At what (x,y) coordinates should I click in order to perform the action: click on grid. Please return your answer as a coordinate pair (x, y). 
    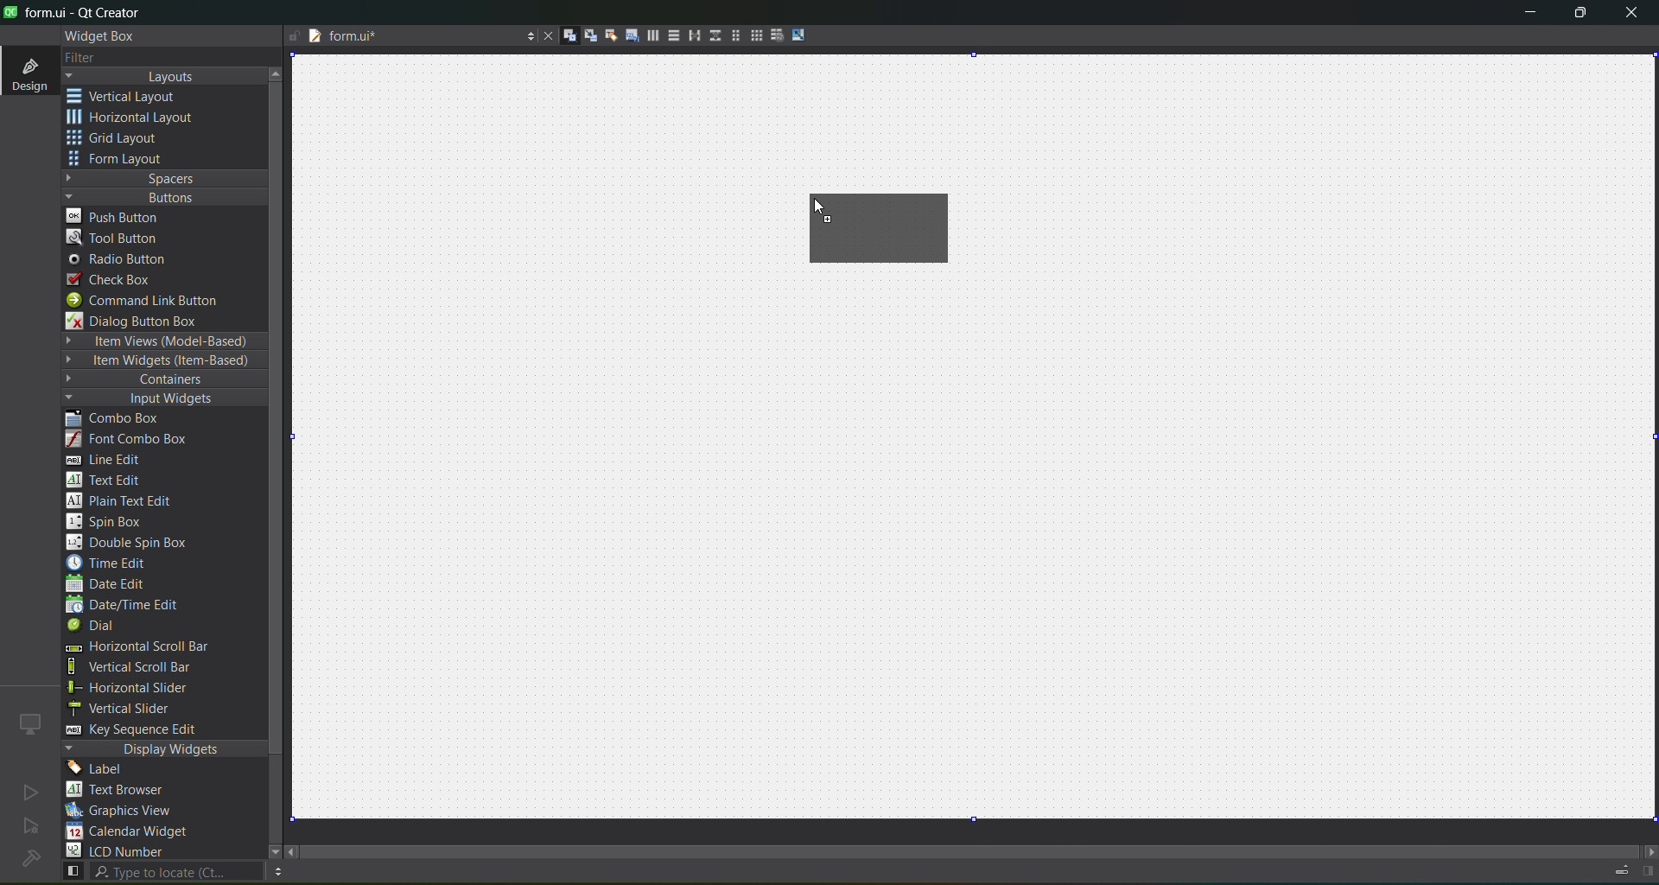
    Looking at the image, I should click on (124, 140).